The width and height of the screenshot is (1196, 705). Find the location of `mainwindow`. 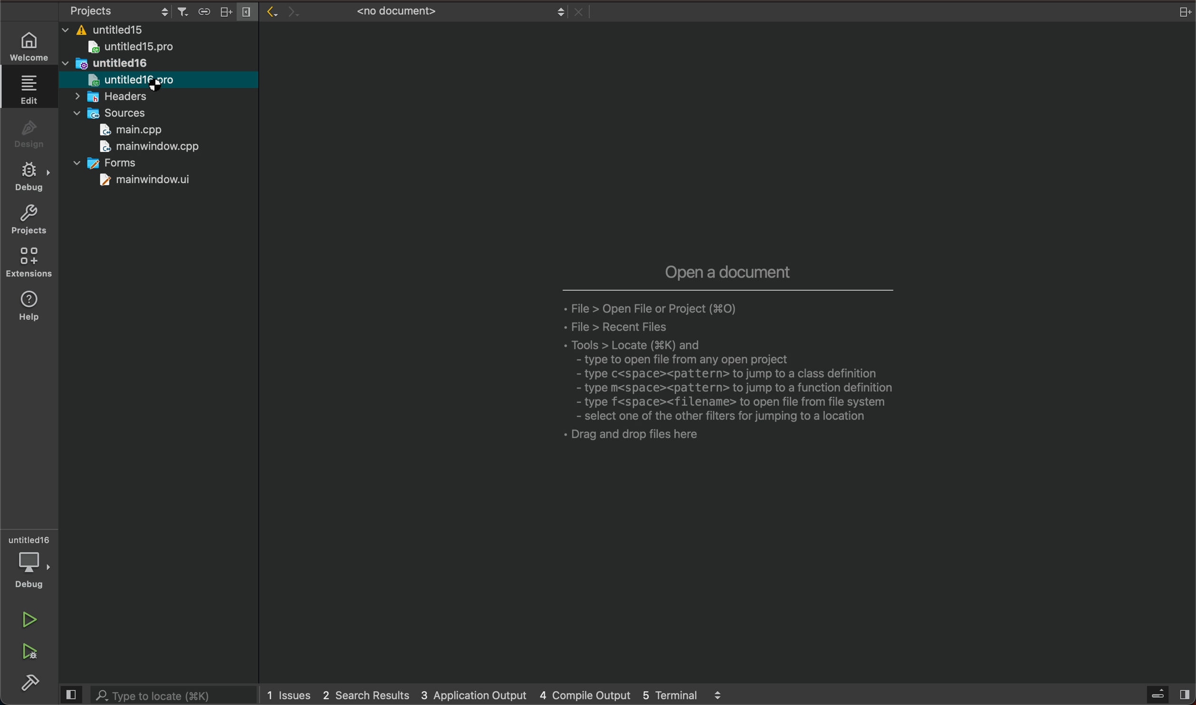

mainwindow is located at coordinates (142, 182).